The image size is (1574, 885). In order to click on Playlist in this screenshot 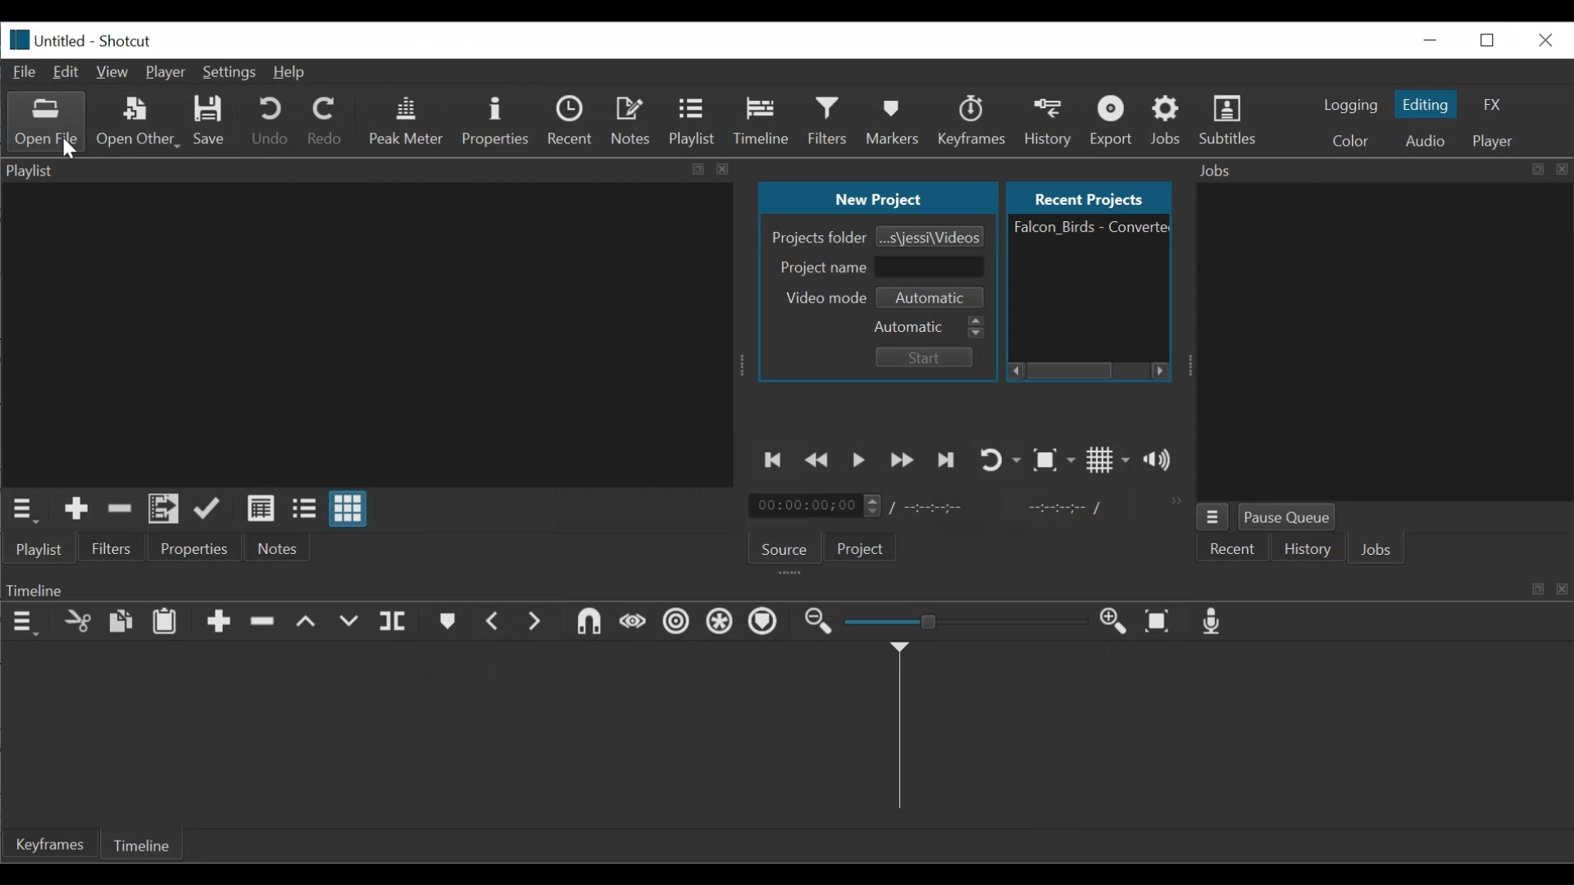, I will do `click(690, 123)`.